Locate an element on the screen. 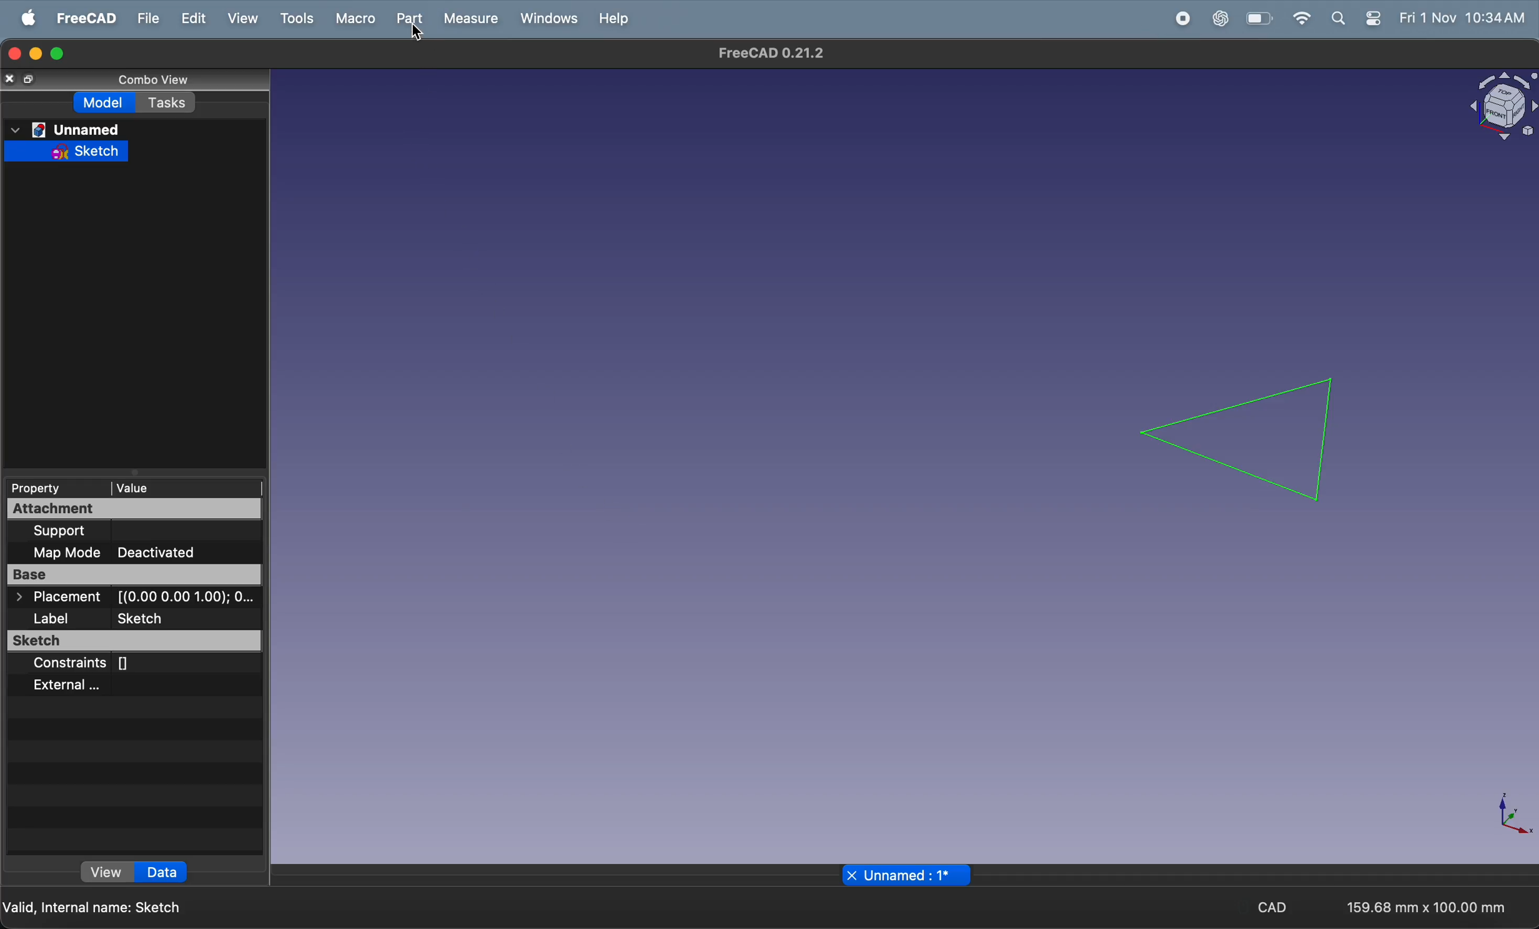  2d trainagle is located at coordinates (1242, 438).